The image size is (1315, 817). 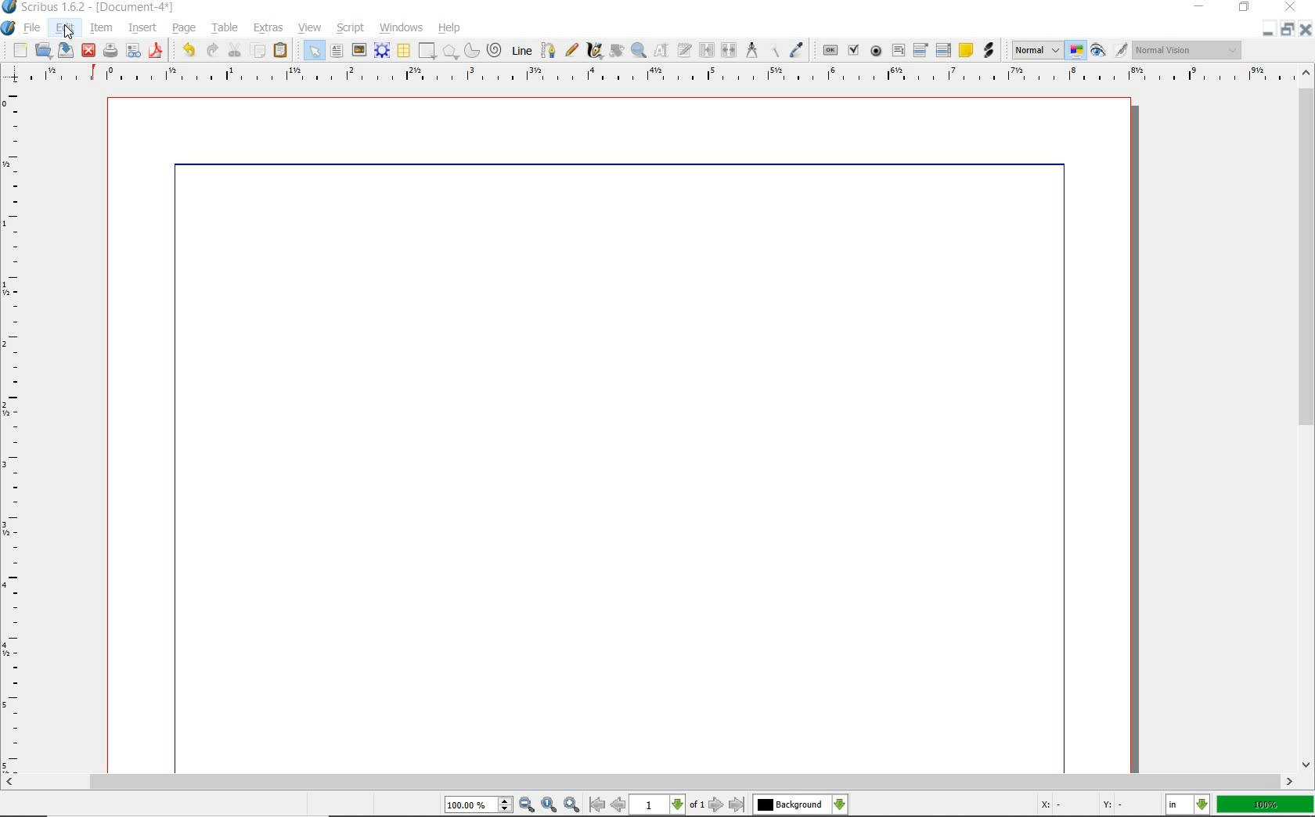 I want to click on copy, so click(x=258, y=49).